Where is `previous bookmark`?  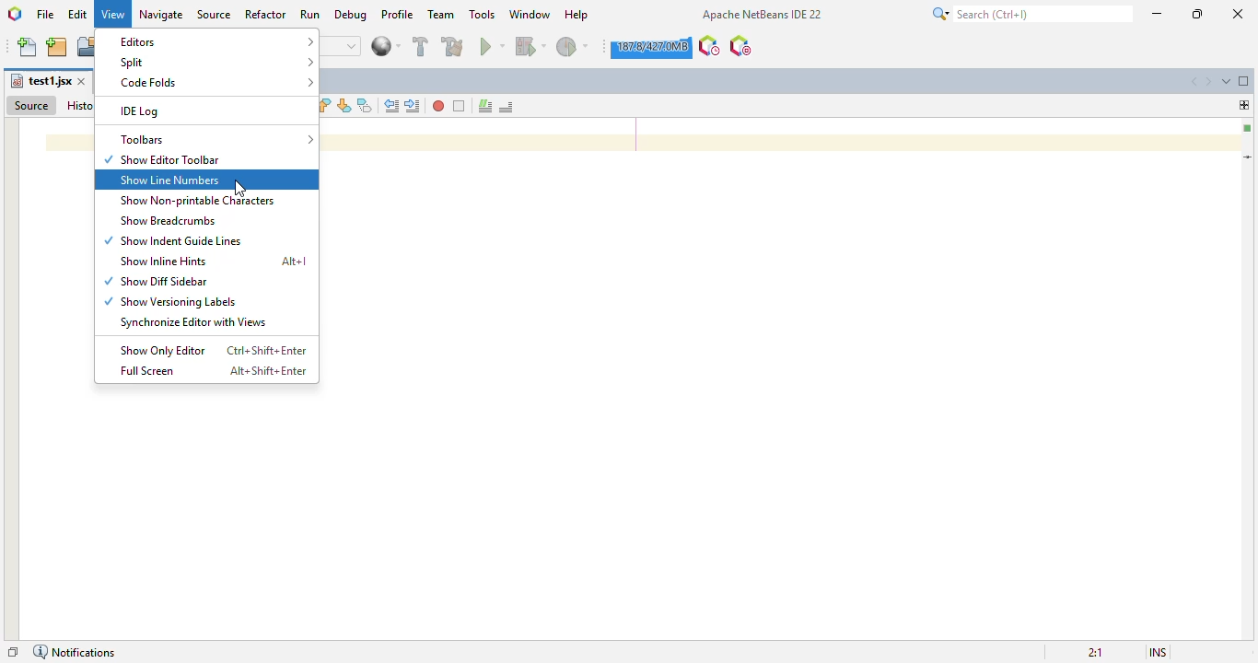 previous bookmark is located at coordinates (325, 105).